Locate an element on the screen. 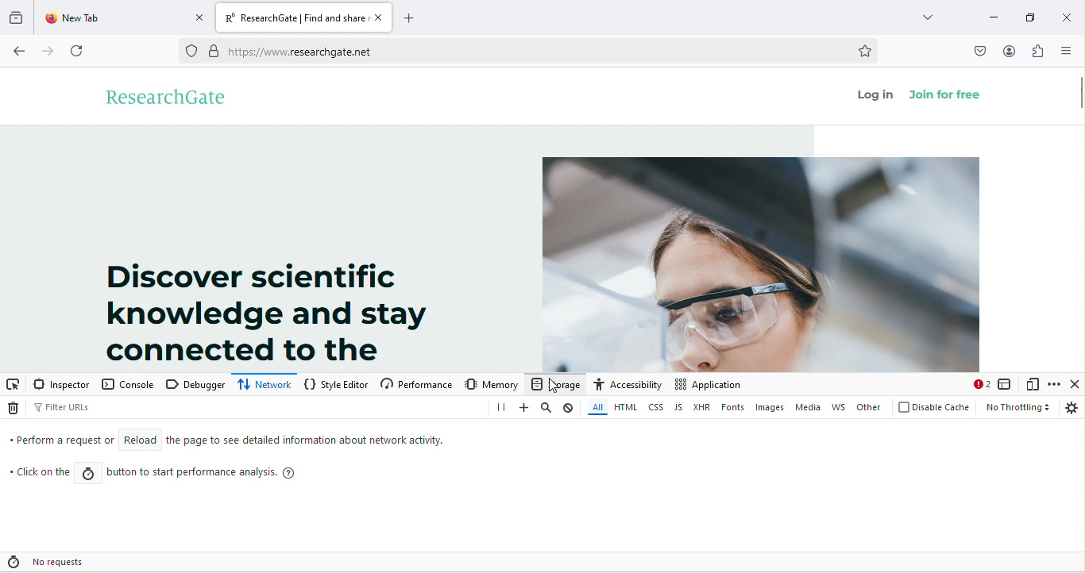  research gate is located at coordinates (160, 97).